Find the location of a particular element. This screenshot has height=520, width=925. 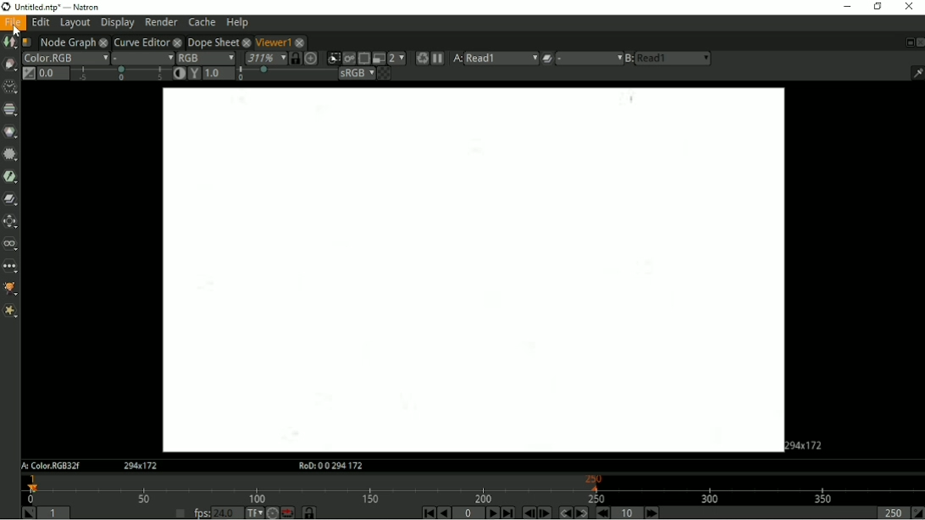

Cache is located at coordinates (202, 22).